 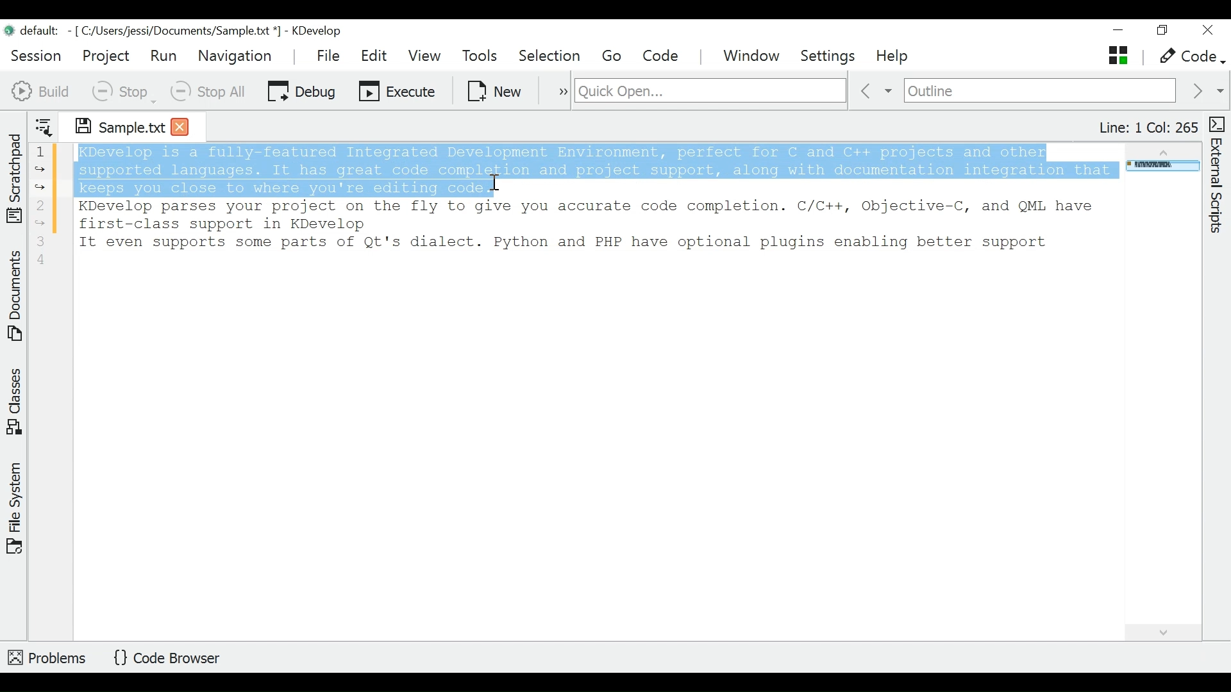 I want to click on Documents, so click(x=17, y=298).